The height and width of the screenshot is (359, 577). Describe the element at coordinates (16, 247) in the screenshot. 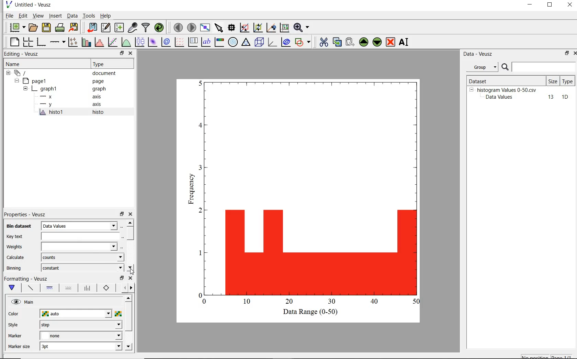

I see `Weights` at that location.